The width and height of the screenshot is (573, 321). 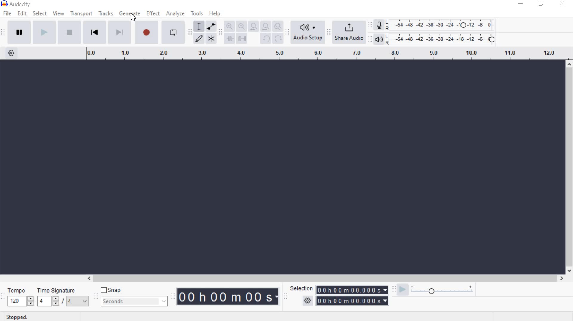 What do you see at coordinates (277, 26) in the screenshot?
I see `Zoom Toggle` at bounding box center [277, 26].